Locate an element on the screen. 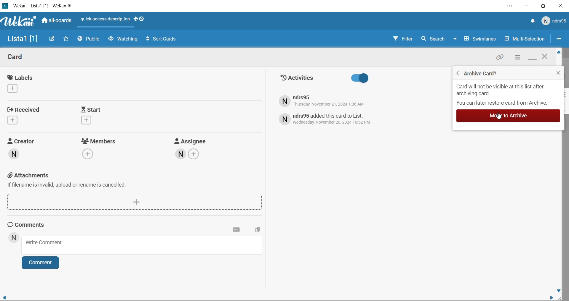 Image resolution: width=569 pixels, height=301 pixels. Notifications is located at coordinates (532, 20).